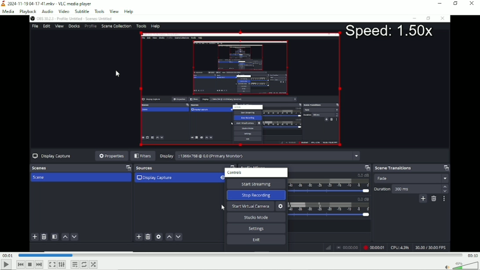  Describe the element at coordinates (75, 264) in the screenshot. I see `Toggle playlist` at that location.